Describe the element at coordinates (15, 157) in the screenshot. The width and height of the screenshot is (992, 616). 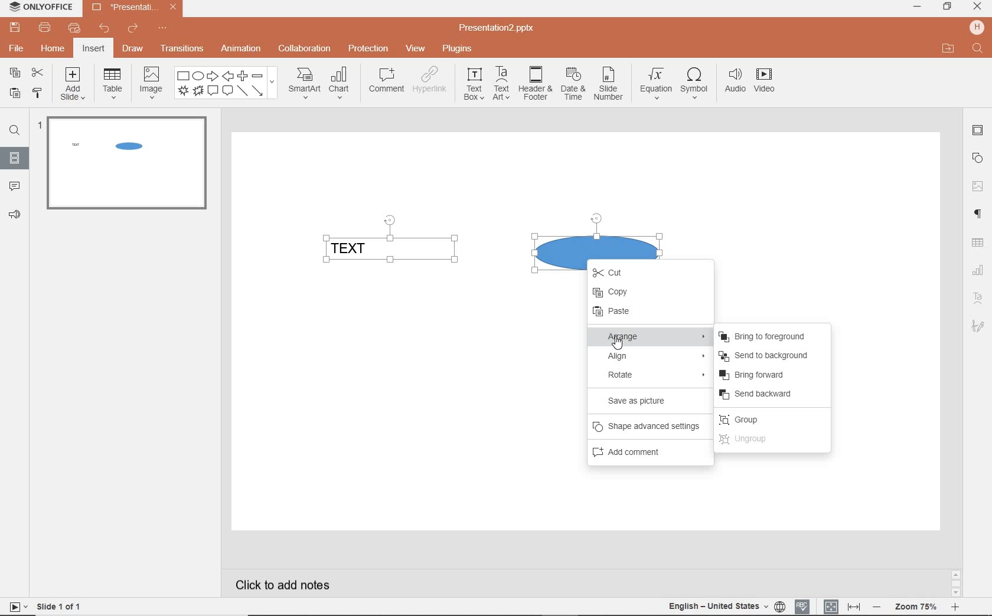
I see `SLIDES` at that location.